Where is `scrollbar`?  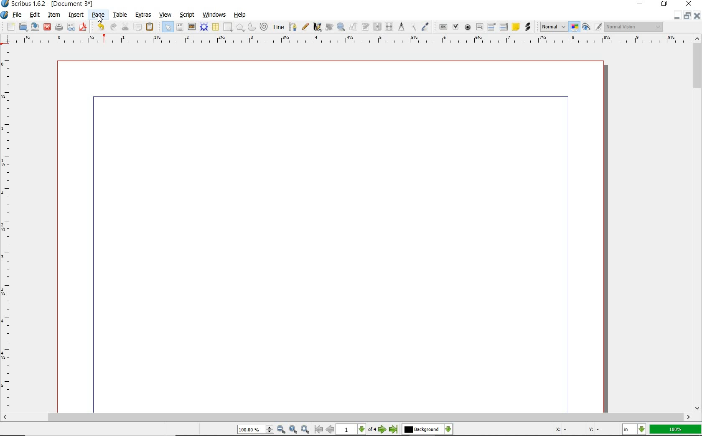
scrollbar is located at coordinates (698, 223).